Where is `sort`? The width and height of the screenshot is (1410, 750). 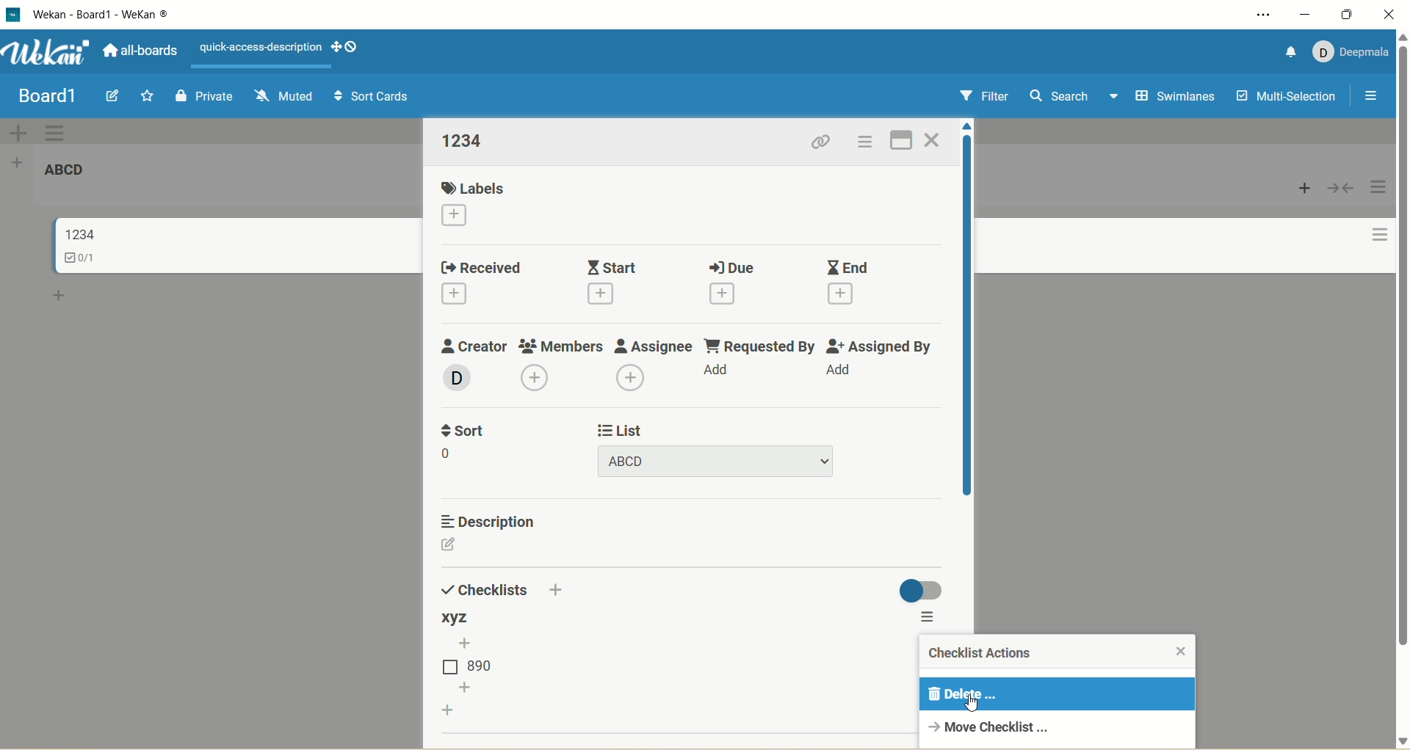 sort is located at coordinates (466, 431).